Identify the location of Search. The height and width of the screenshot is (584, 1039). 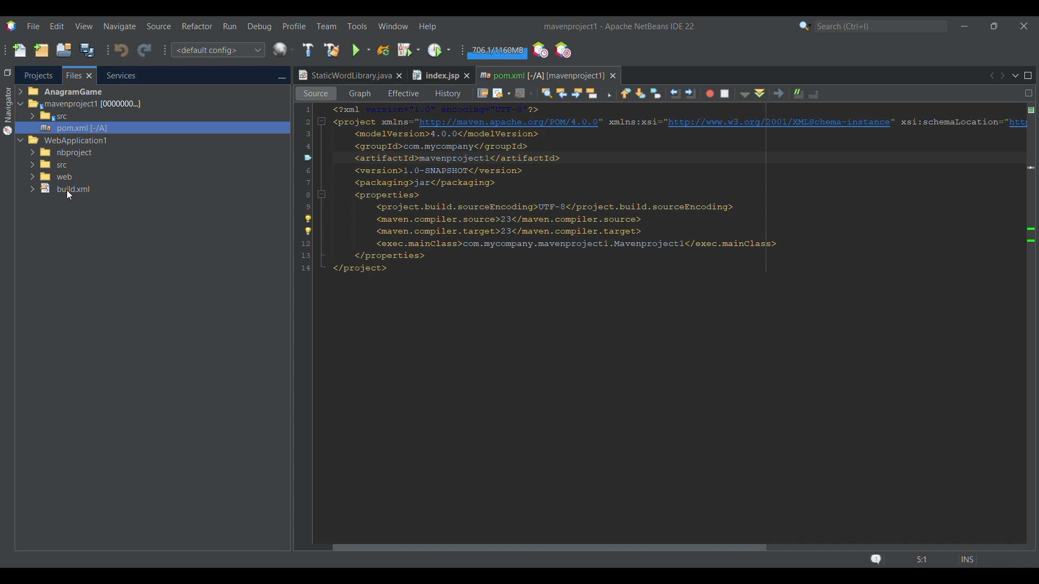
(881, 26).